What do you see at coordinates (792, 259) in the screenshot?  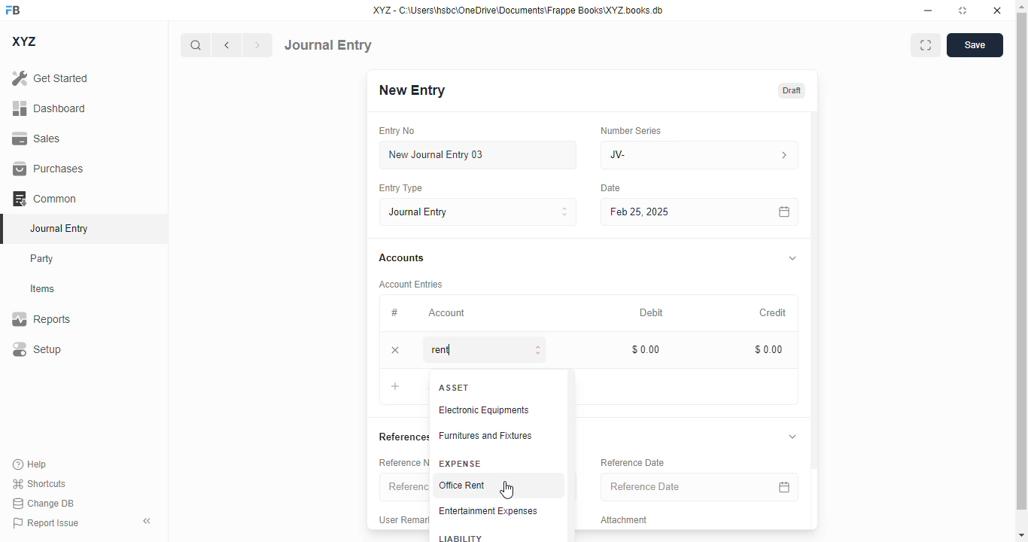 I see `toggle expand/collapse` at bounding box center [792, 259].